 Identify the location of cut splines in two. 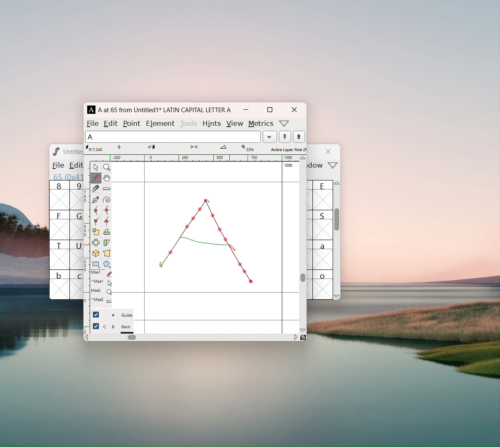
(96, 190).